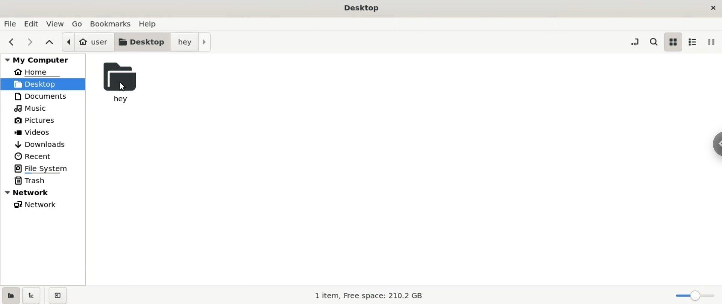 This screenshot has height=304, width=722. What do you see at coordinates (714, 42) in the screenshot?
I see `compact view` at bounding box center [714, 42].